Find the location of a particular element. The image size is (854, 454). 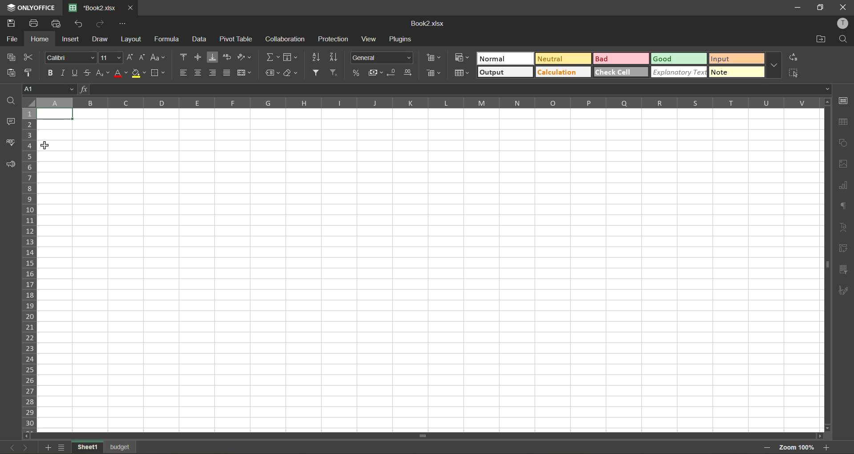

decrement size is located at coordinates (145, 58).